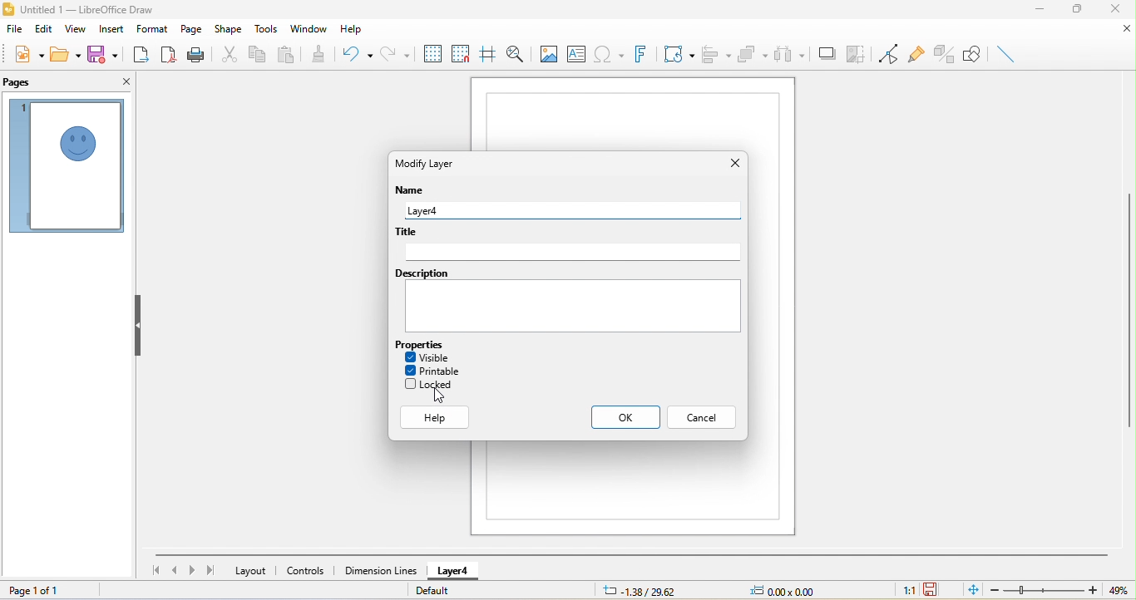 Image resolution: width=1136 pixels, height=600 pixels. What do you see at coordinates (1045, 11) in the screenshot?
I see `minimize` at bounding box center [1045, 11].